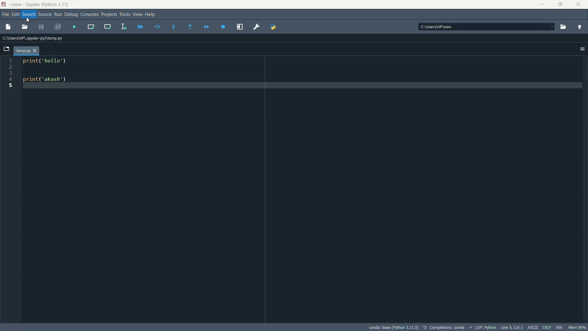 The width and height of the screenshot is (588, 331). Describe the element at coordinates (559, 327) in the screenshot. I see `rw` at that location.